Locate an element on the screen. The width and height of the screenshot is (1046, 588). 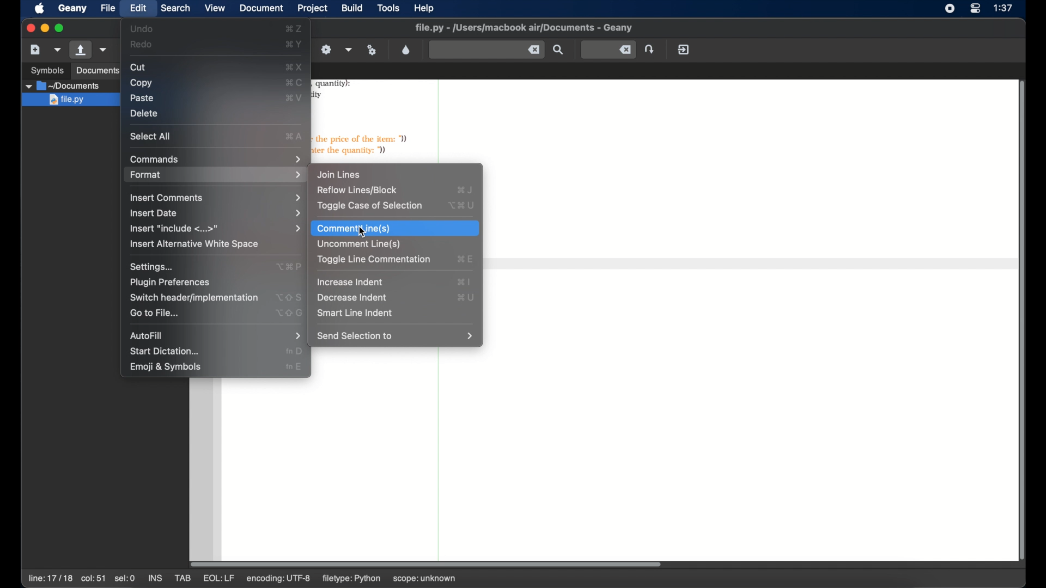
open a recent file is located at coordinates (104, 50).